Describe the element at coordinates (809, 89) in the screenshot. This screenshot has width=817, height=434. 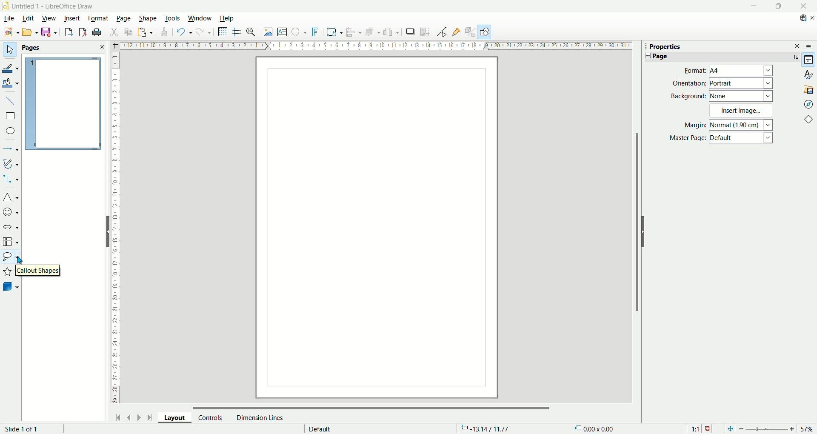
I see `Gallery` at that location.